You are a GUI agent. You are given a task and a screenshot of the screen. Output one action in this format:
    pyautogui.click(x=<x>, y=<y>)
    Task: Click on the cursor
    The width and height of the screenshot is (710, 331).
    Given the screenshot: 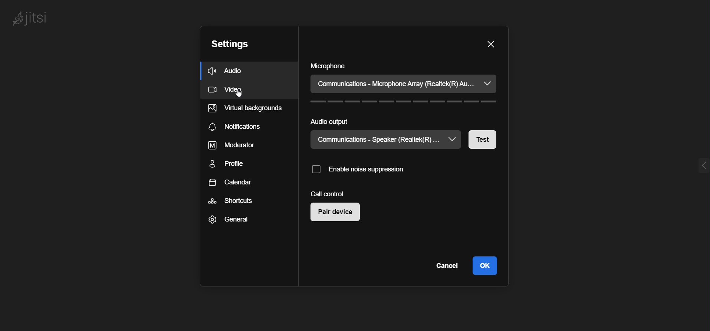 What is the action you would take?
    pyautogui.click(x=241, y=95)
    